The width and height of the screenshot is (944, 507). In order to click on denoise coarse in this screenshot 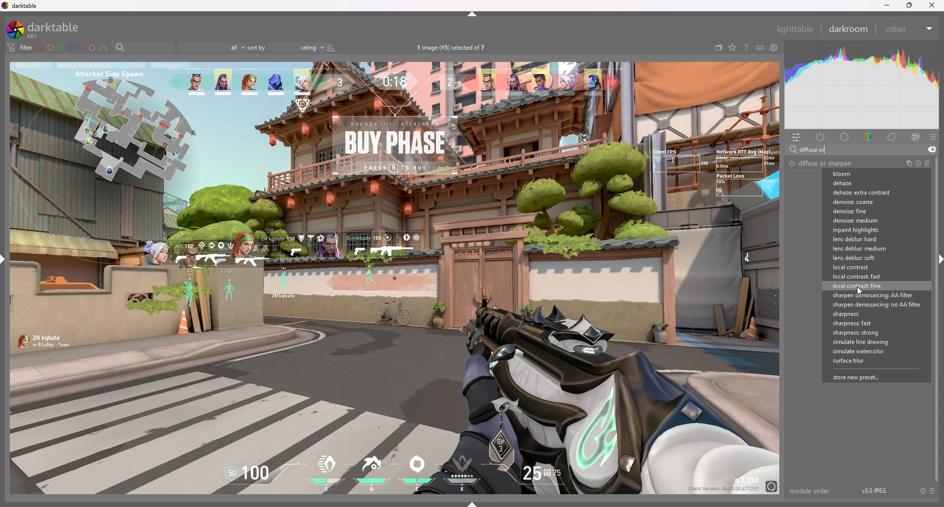, I will do `click(865, 201)`.